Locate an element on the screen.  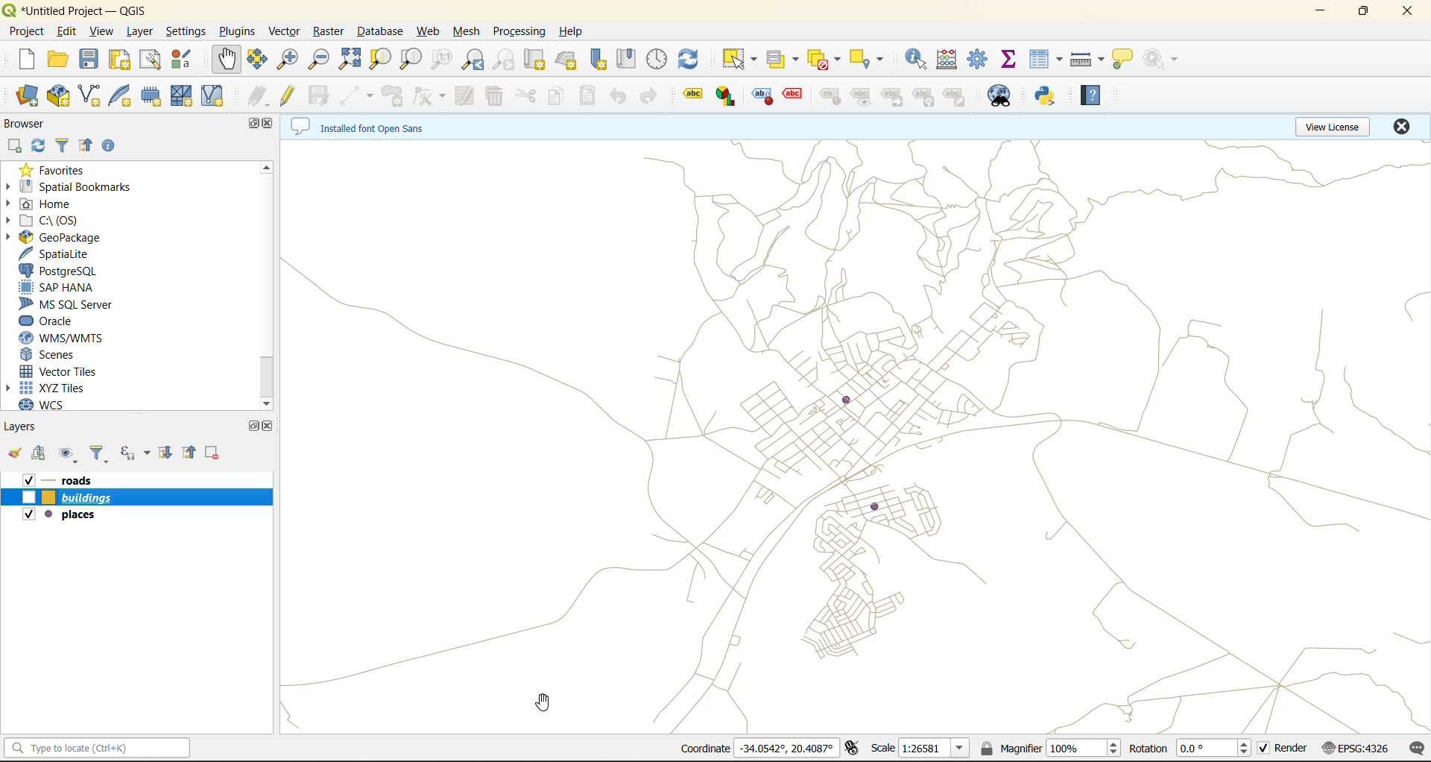
processing is located at coordinates (519, 33).